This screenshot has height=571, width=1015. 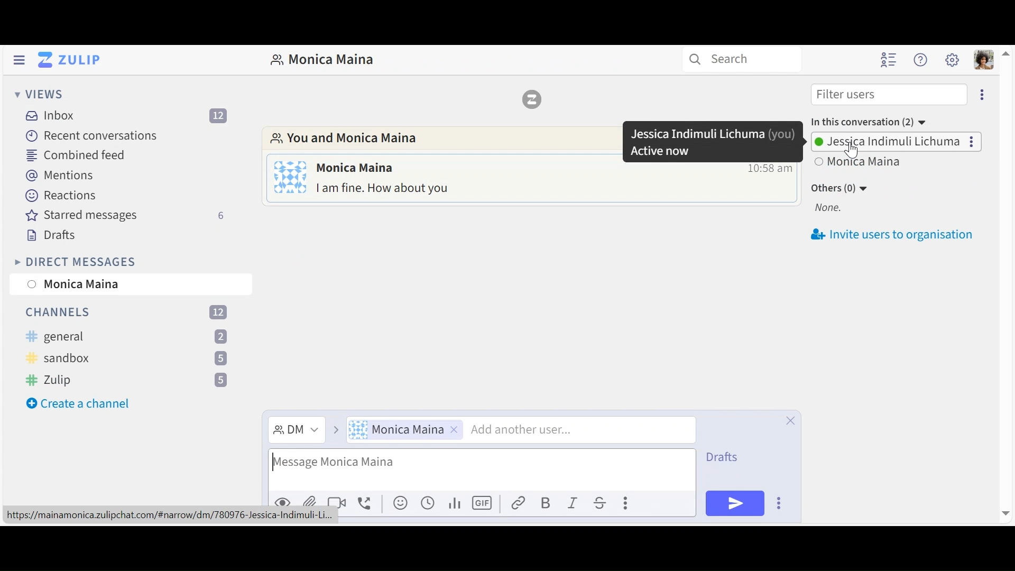 What do you see at coordinates (456, 504) in the screenshot?
I see `Add poll` at bounding box center [456, 504].